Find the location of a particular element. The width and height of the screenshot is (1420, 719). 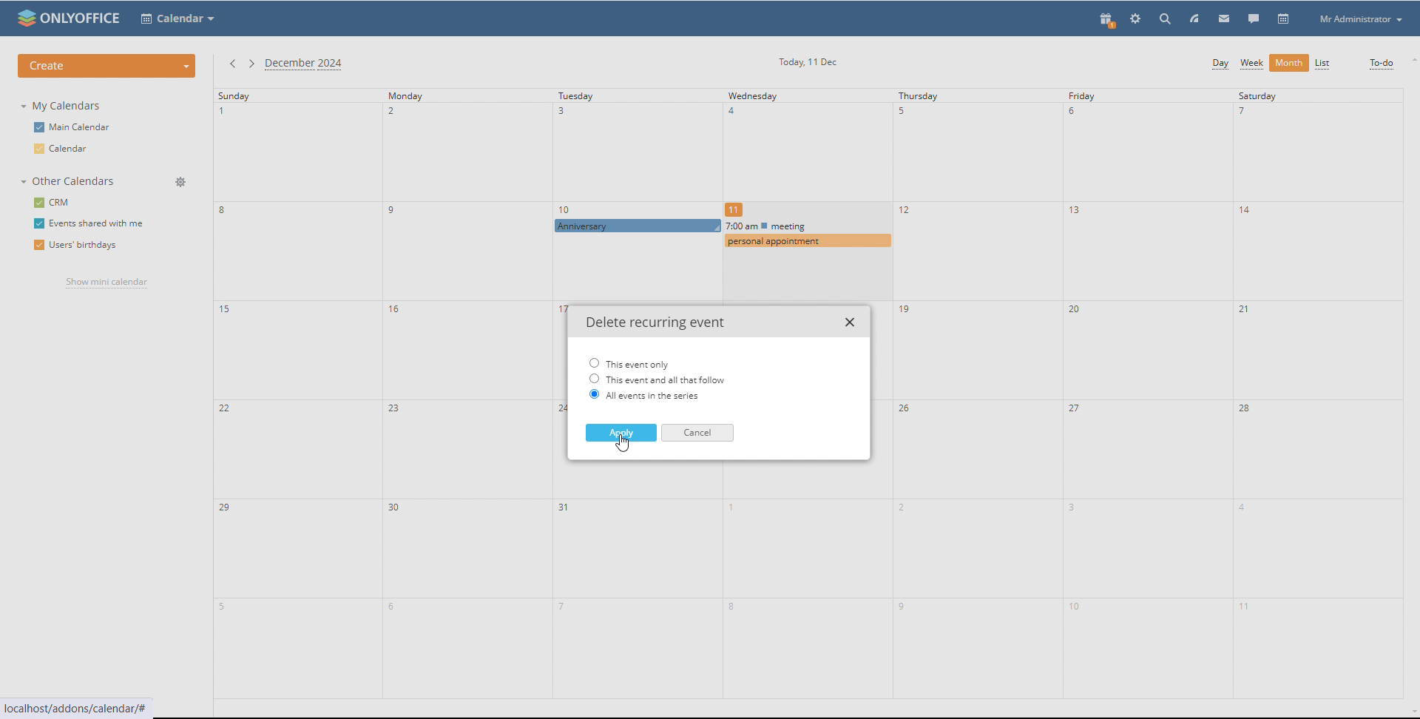

onlyoffice logo is located at coordinates (24, 18).